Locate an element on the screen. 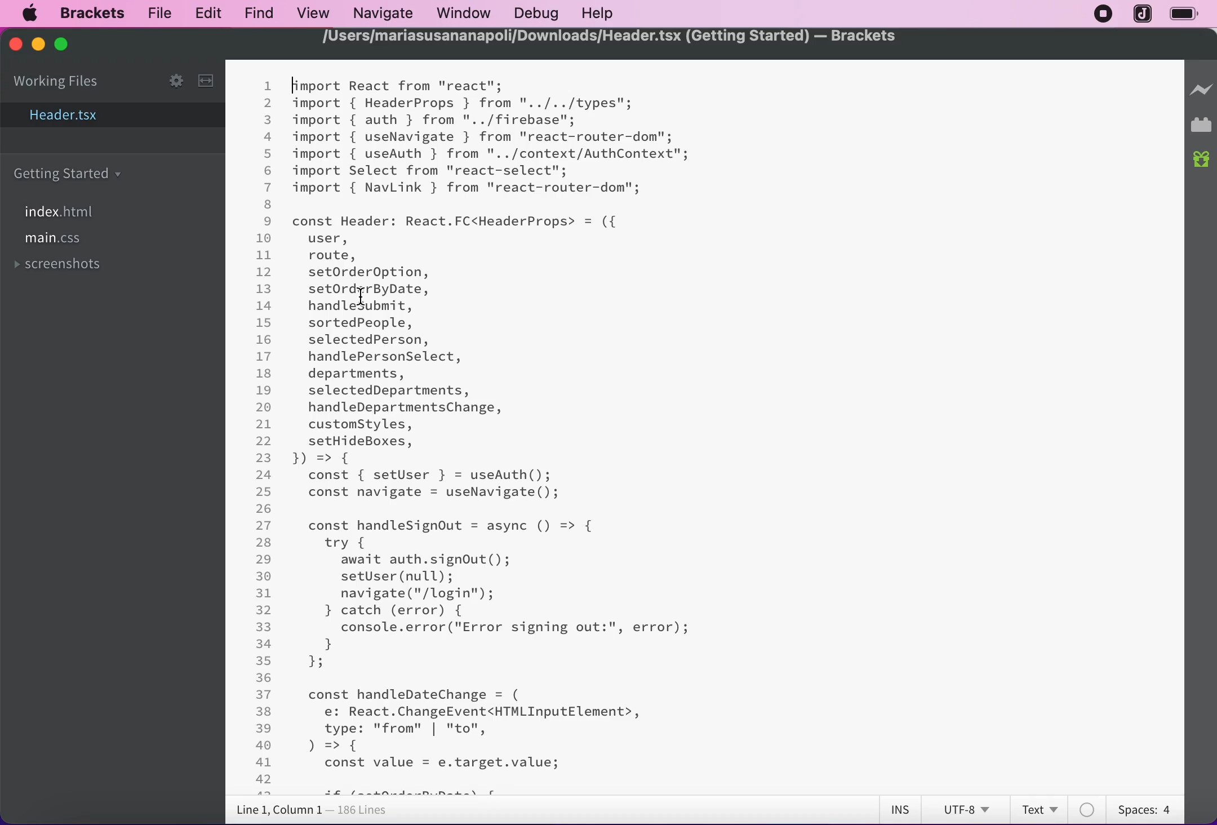 The height and width of the screenshot is (825, 1217). live preview is located at coordinates (1201, 85).